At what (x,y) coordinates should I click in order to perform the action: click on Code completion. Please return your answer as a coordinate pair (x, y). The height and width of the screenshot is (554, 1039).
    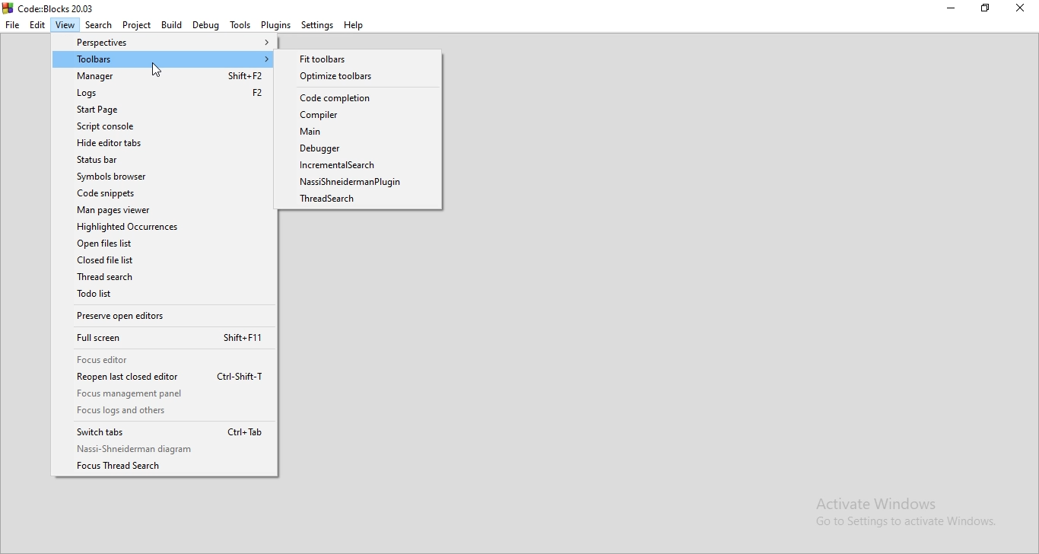
    Looking at the image, I should click on (357, 99).